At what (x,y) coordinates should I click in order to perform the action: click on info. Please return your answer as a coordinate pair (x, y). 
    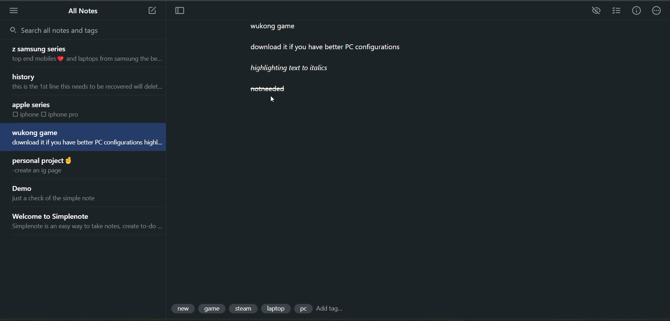
    Looking at the image, I should click on (634, 10).